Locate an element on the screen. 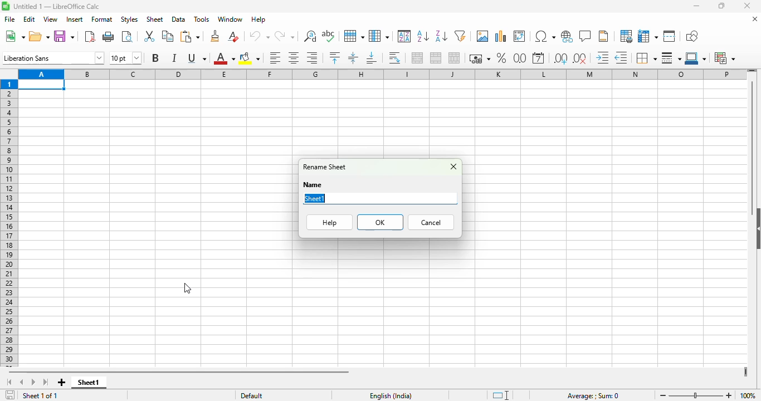 The image size is (761, 401). Average: ; Sum: 0 is located at coordinates (593, 396).